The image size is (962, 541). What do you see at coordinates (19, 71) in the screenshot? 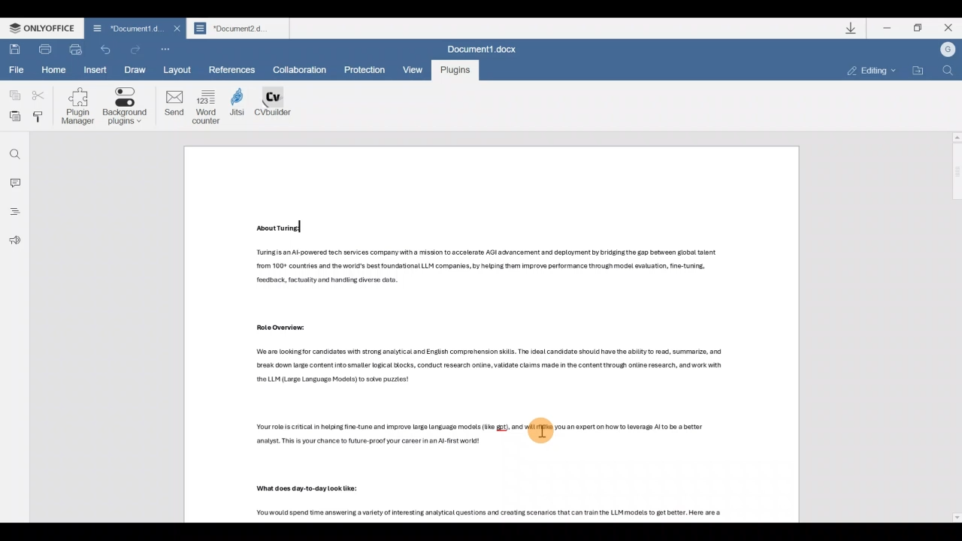
I see `File` at bounding box center [19, 71].